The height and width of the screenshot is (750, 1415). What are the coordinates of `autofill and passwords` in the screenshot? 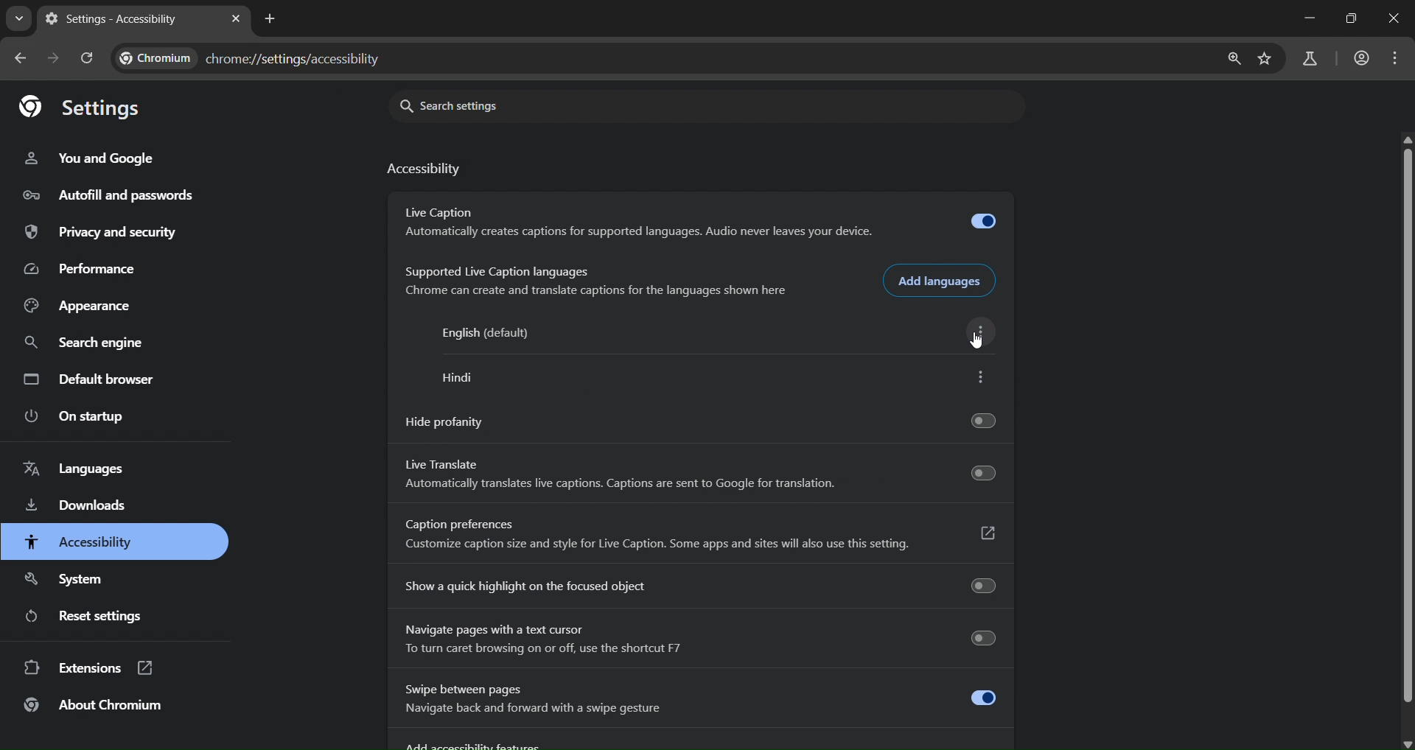 It's located at (116, 194).